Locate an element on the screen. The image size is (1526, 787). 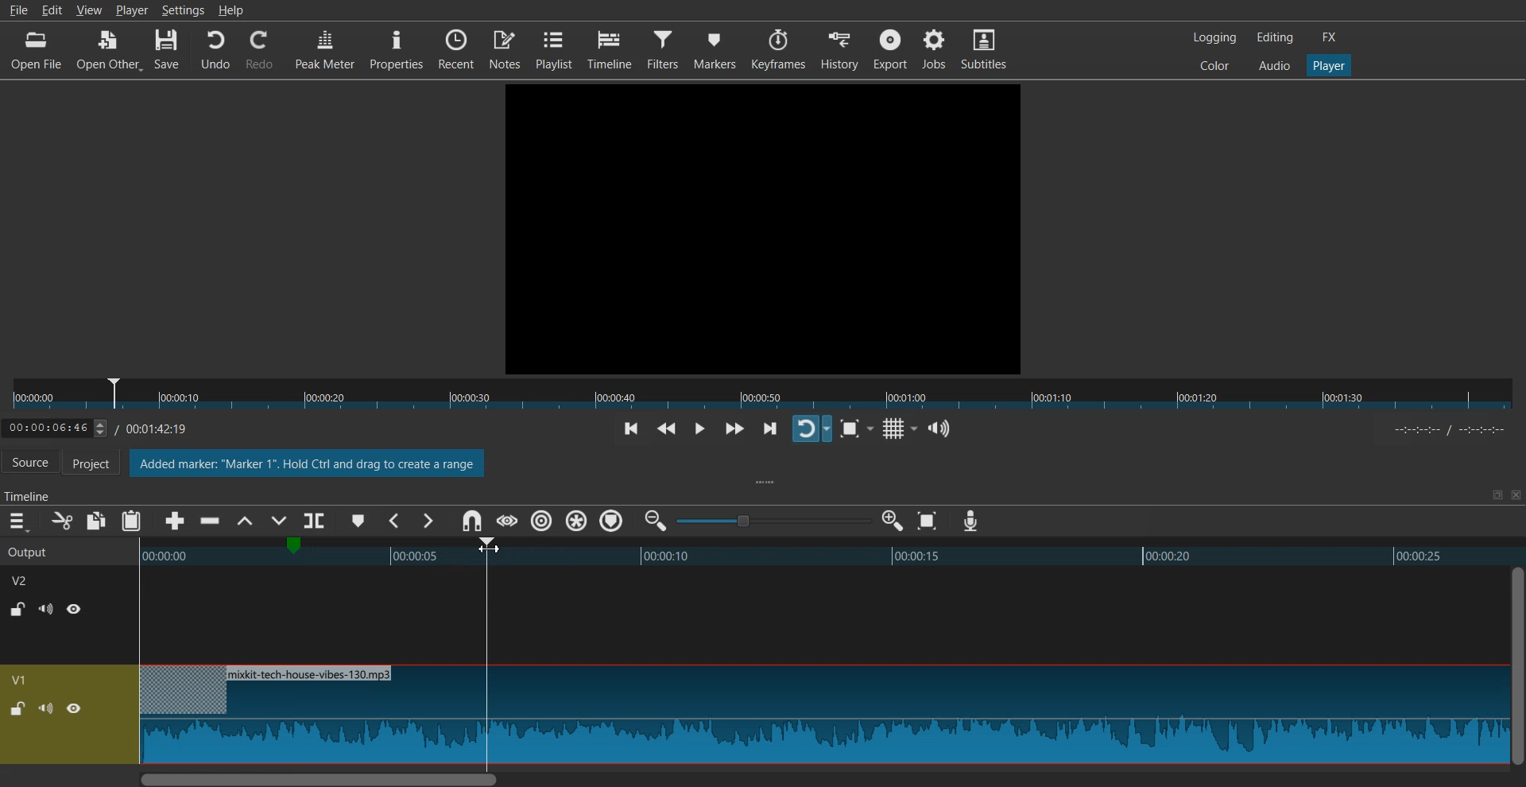
Redo is located at coordinates (260, 50).